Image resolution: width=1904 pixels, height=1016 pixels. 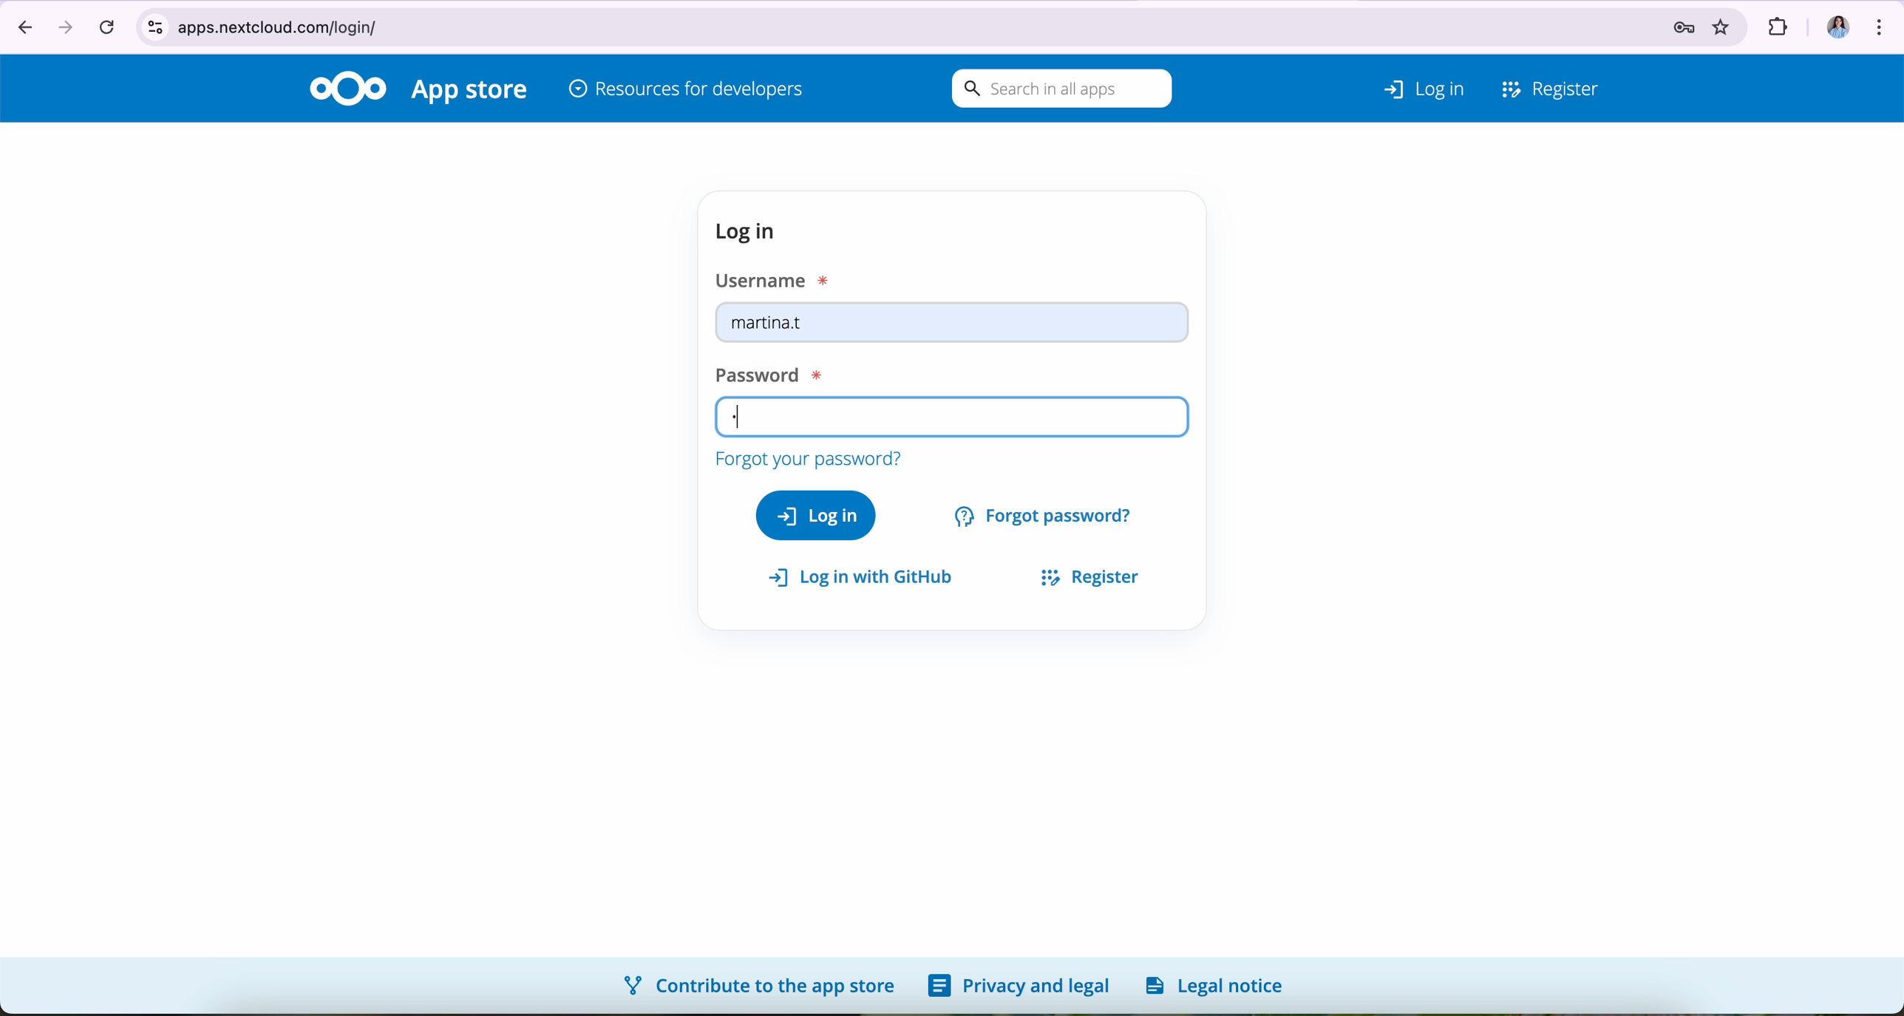 What do you see at coordinates (806, 457) in the screenshot?
I see `forgot your password` at bounding box center [806, 457].